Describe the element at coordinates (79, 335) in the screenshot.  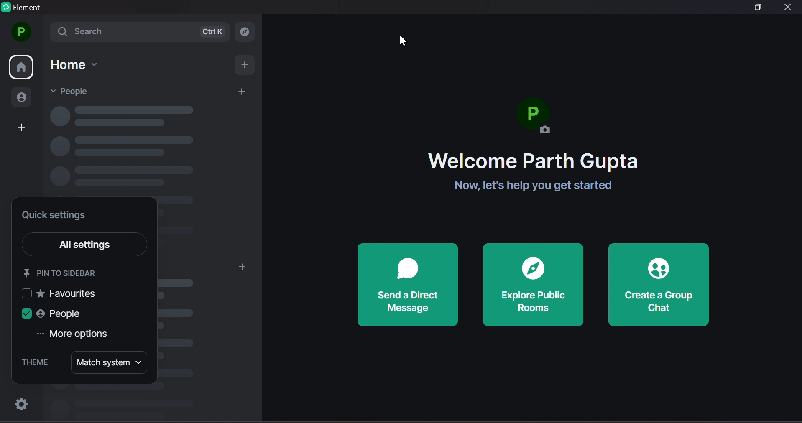
I see `more options` at that location.